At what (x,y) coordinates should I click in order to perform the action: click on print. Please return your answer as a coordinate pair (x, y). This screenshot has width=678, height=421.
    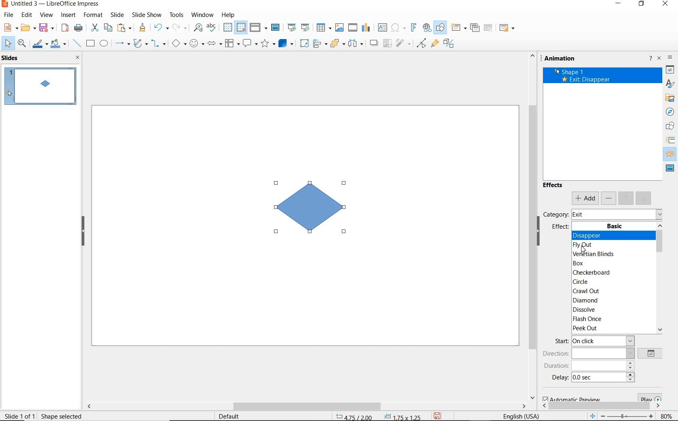
    Looking at the image, I should click on (77, 28).